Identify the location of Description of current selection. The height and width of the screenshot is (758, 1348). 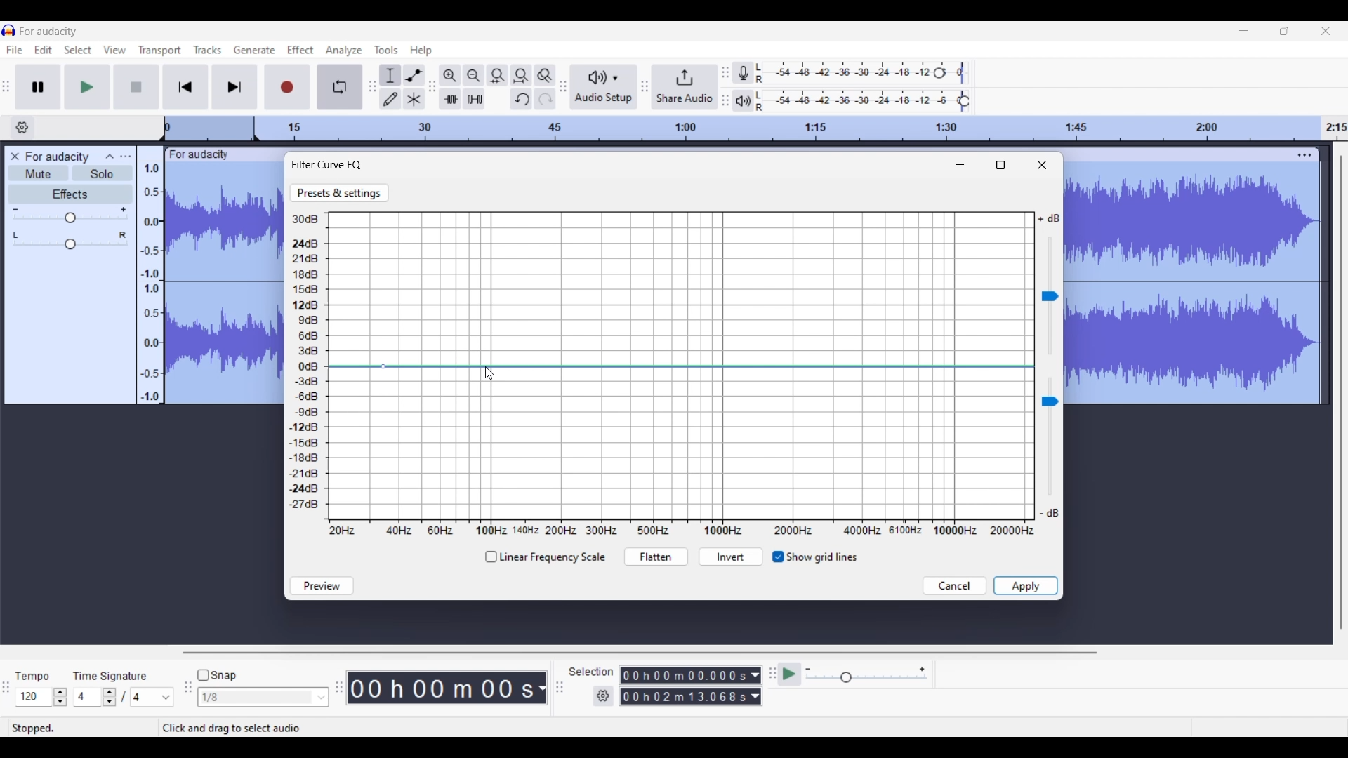
(247, 728).